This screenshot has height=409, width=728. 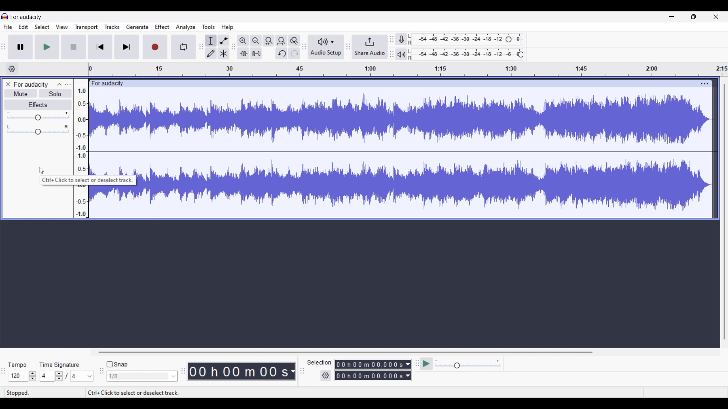 What do you see at coordinates (465, 39) in the screenshot?
I see `Recording level` at bounding box center [465, 39].